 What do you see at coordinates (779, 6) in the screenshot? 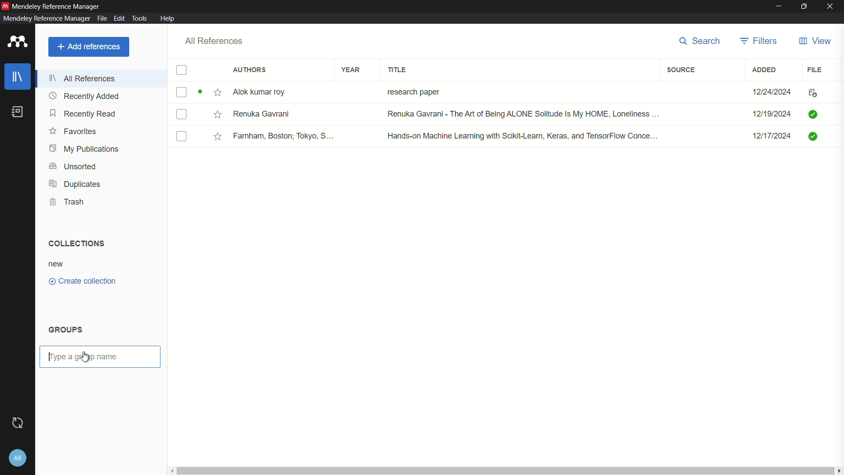
I see `minimize` at bounding box center [779, 6].